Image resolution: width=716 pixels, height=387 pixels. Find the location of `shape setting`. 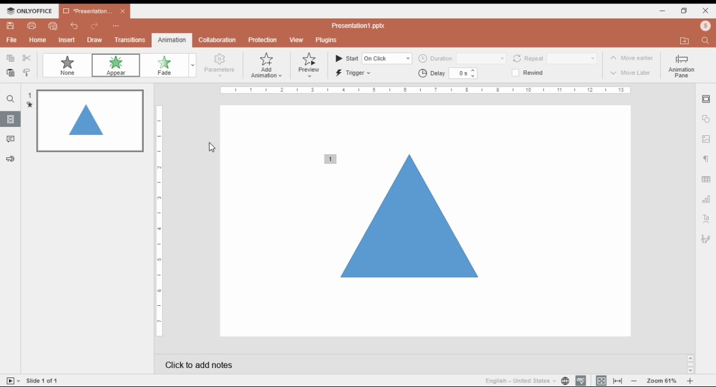

shape setting is located at coordinates (706, 119).